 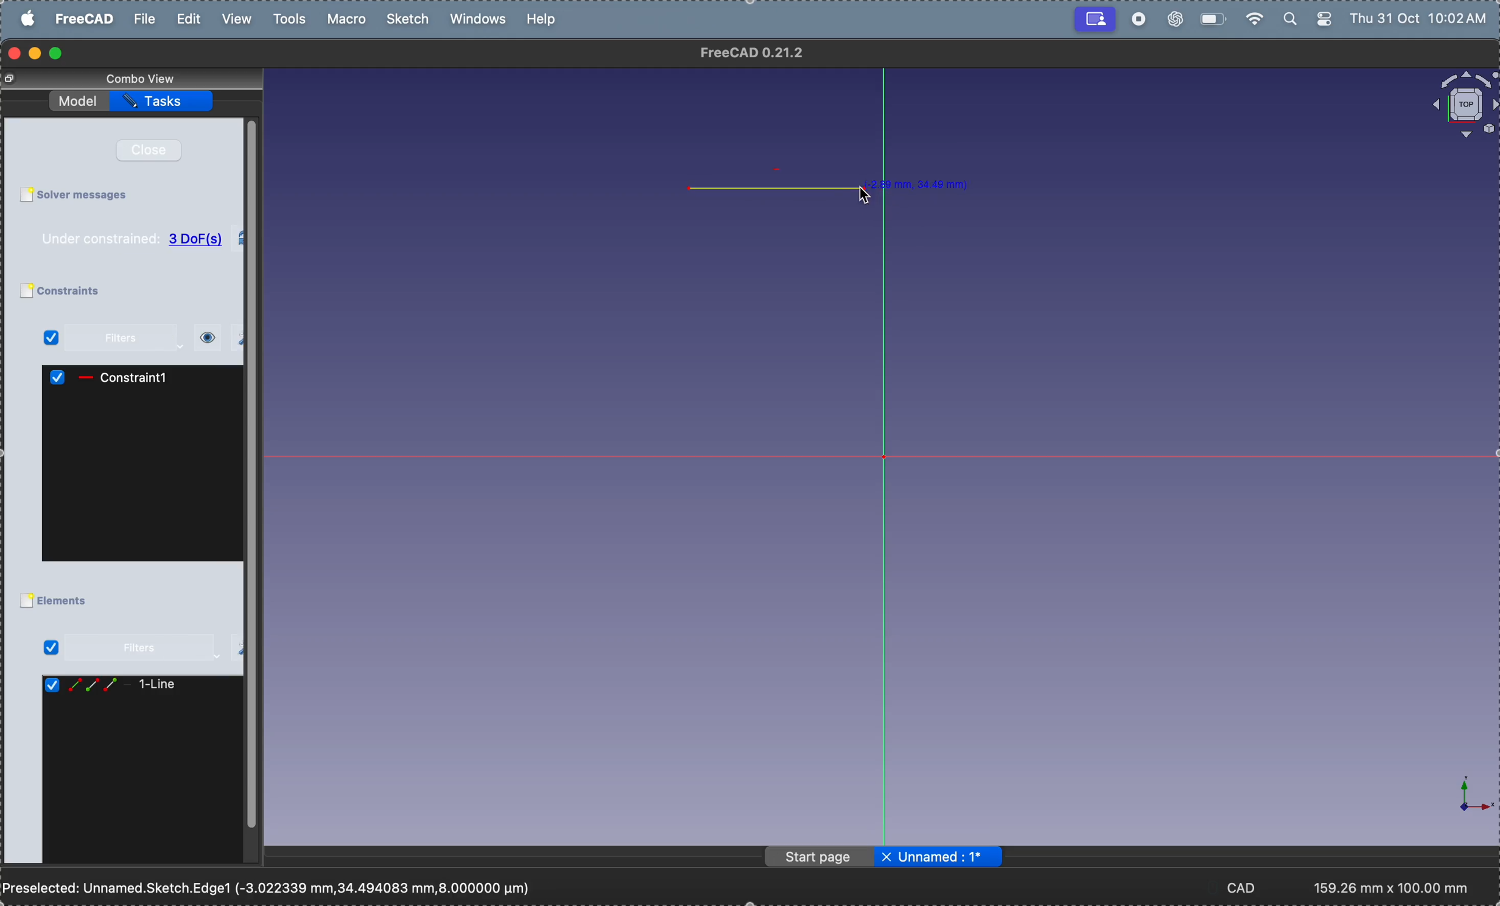 I want to click on Change view, so click(x=13, y=79).